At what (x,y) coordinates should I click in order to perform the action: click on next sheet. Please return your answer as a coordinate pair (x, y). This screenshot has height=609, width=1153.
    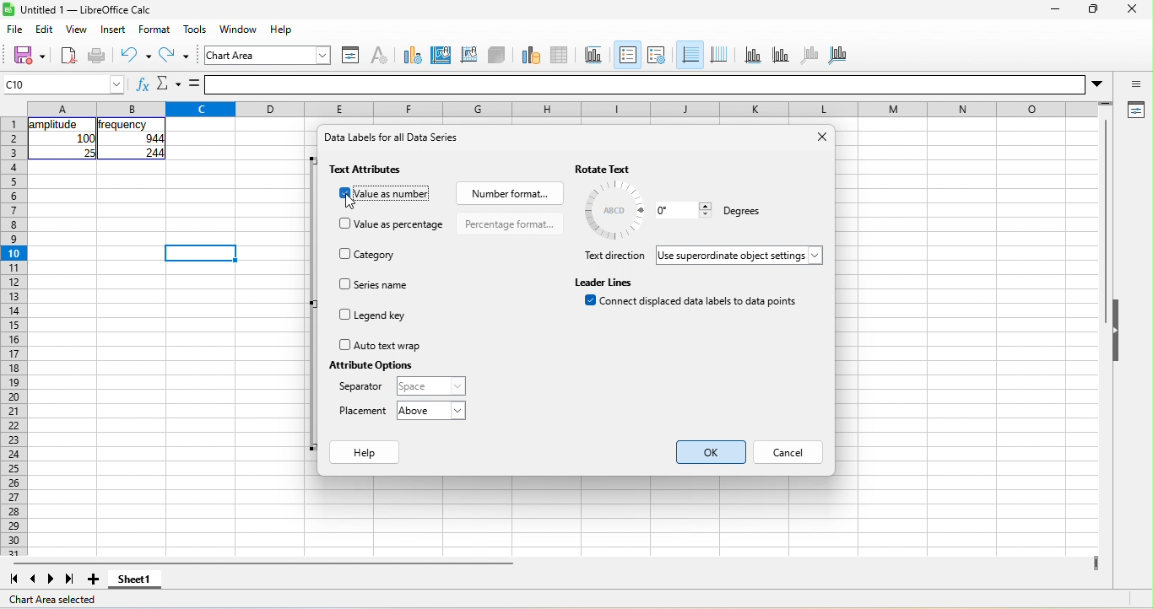
    Looking at the image, I should click on (54, 579).